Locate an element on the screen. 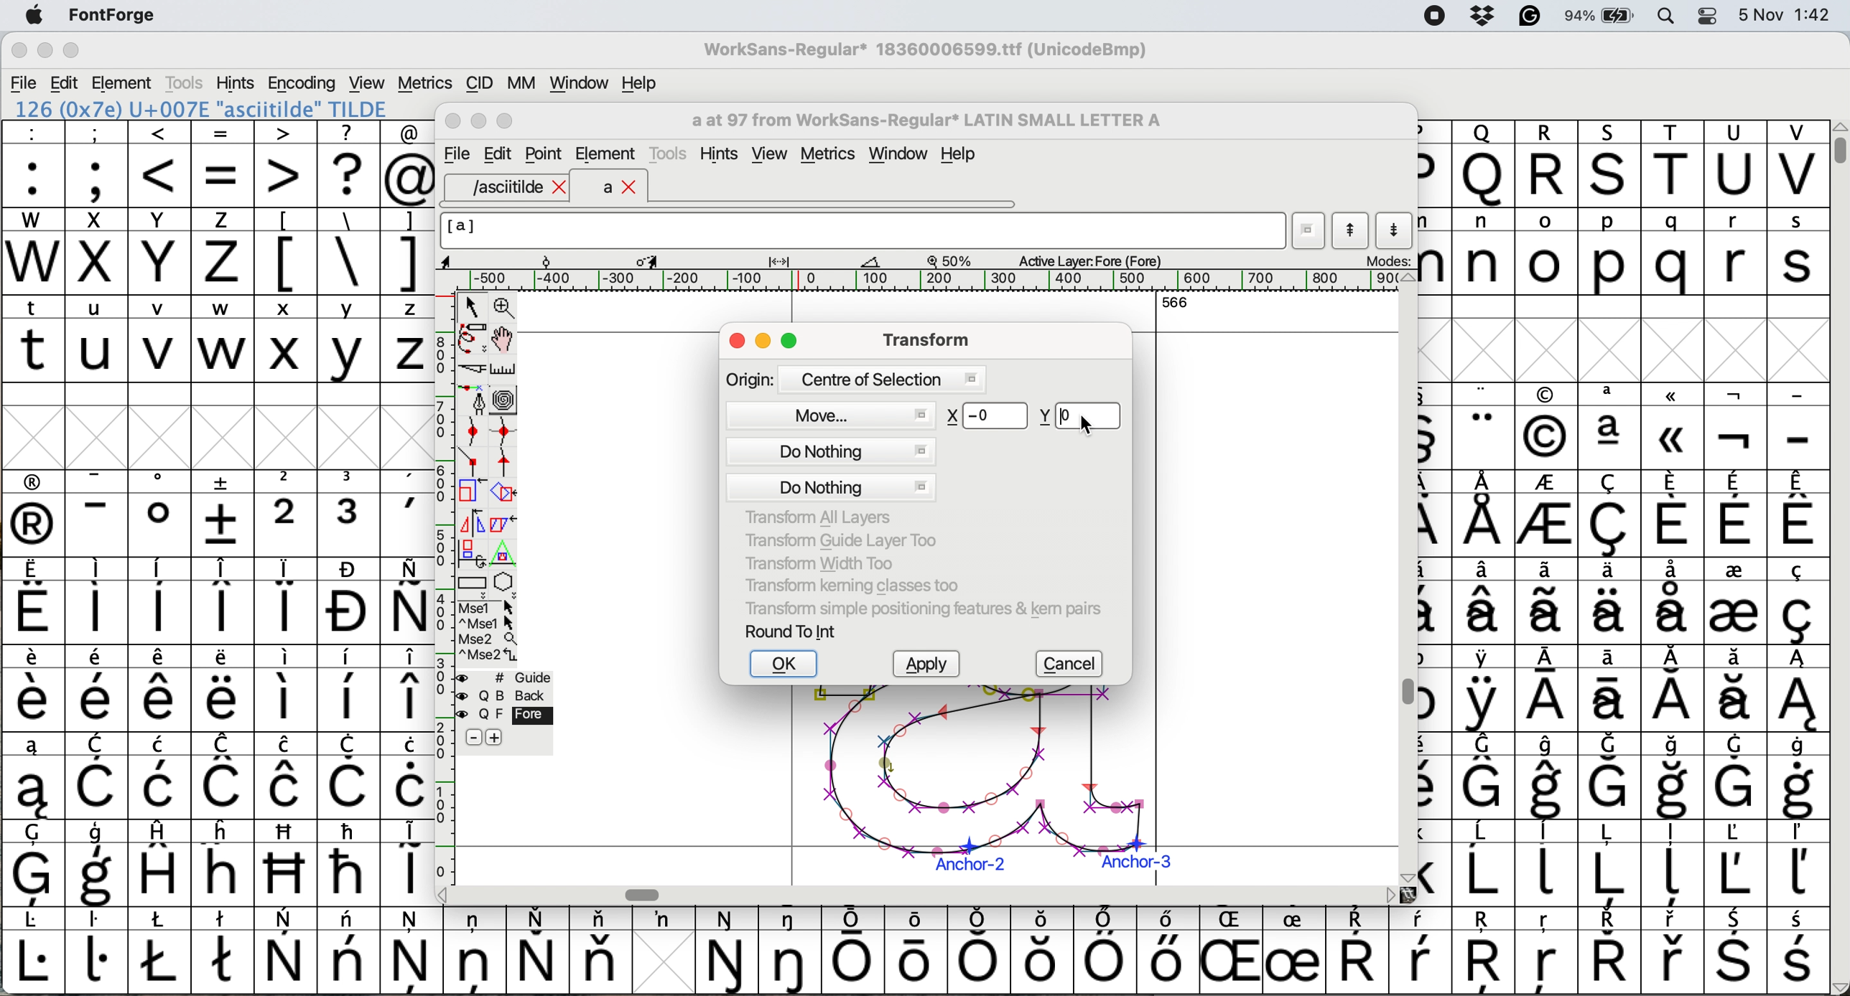 The width and height of the screenshot is (1850, 996). symbol is located at coordinates (350, 776).